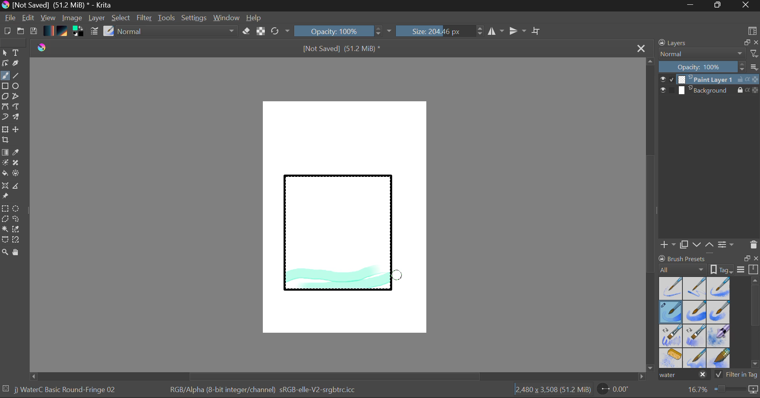  What do you see at coordinates (21, 32) in the screenshot?
I see `Open` at bounding box center [21, 32].